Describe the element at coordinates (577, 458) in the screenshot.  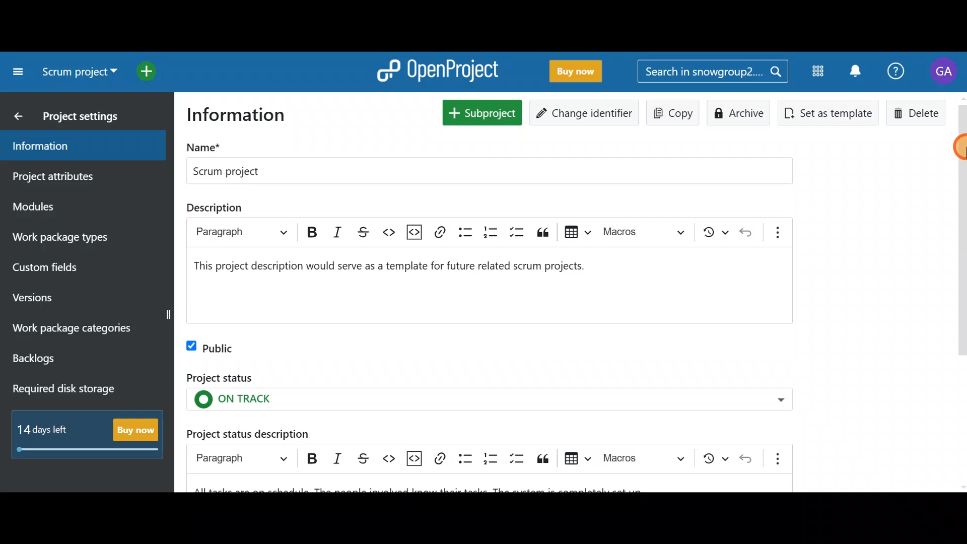
I see `Insert table` at that location.